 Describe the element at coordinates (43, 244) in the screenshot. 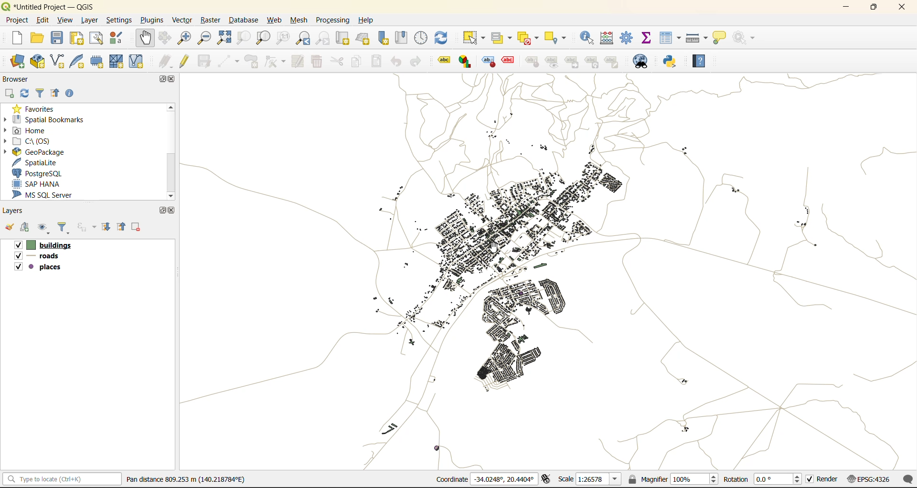

I see `buildings` at that location.